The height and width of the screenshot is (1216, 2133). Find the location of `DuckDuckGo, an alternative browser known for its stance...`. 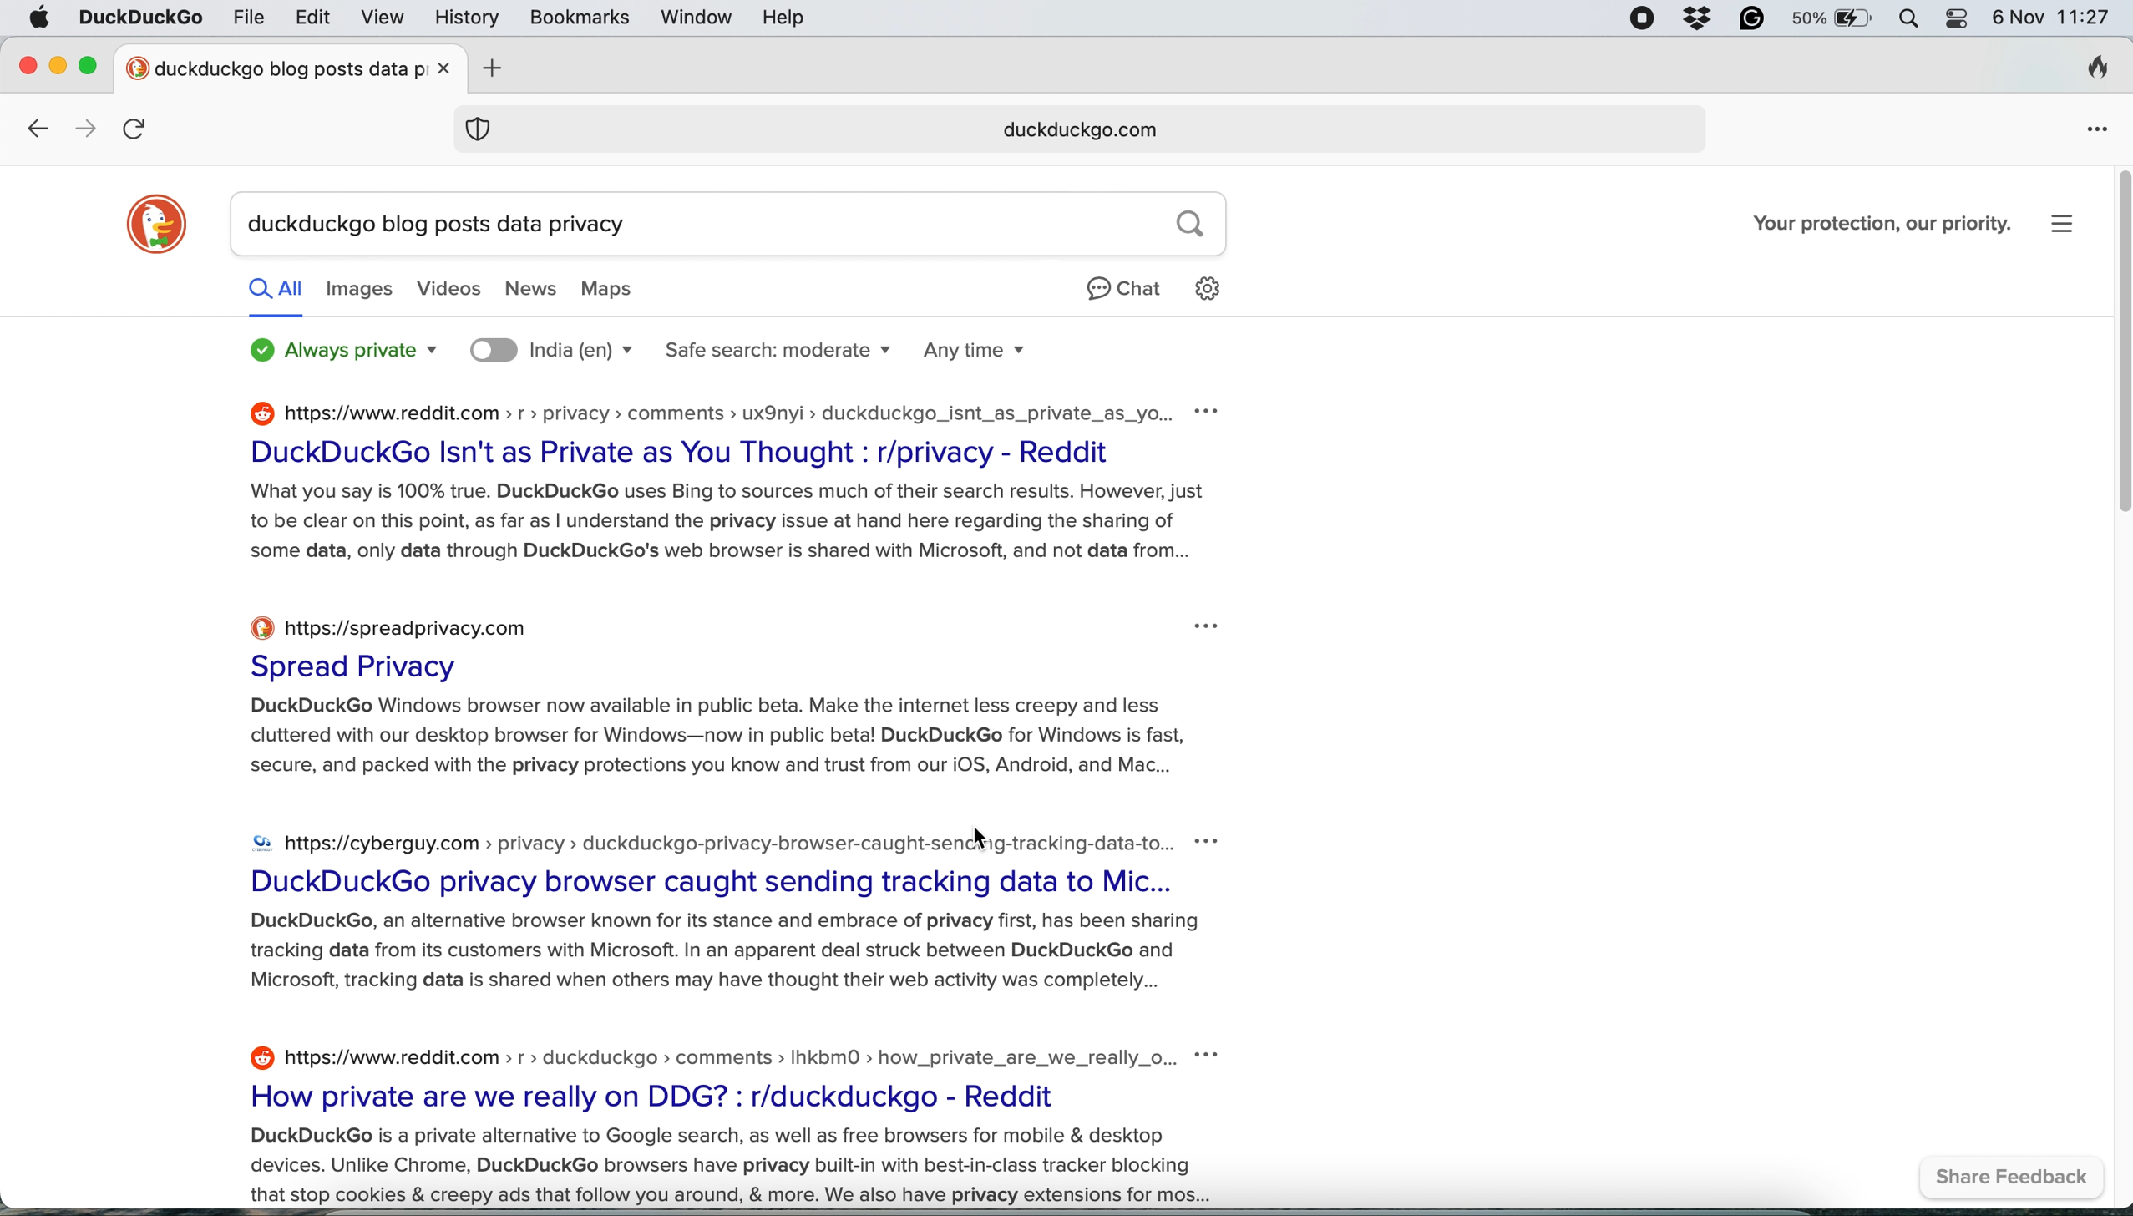

DuckDuckGo, an alternative browser known for its stance... is located at coordinates (719, 957).